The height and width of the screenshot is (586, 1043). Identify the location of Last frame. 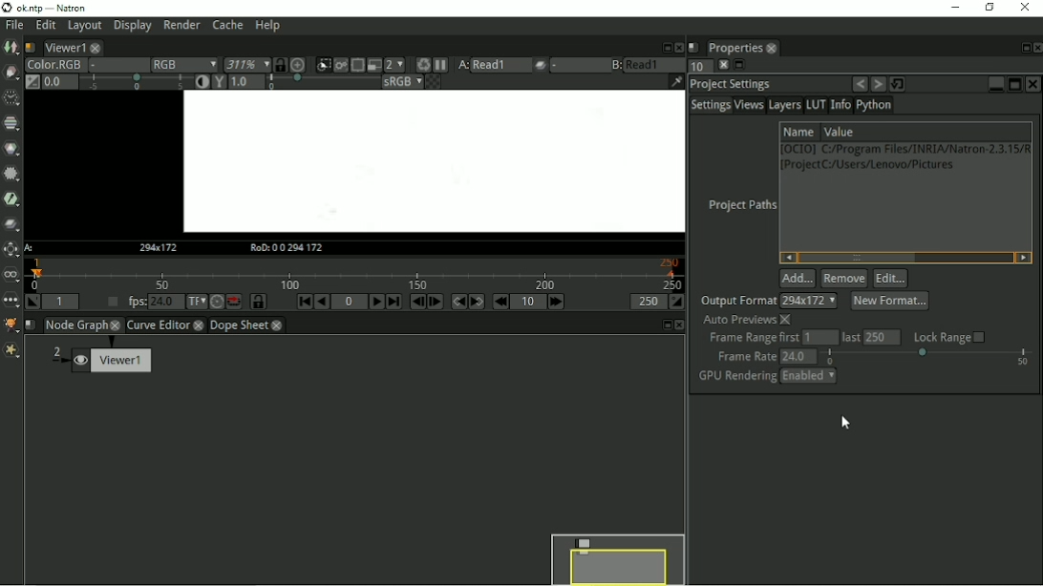
(395, 303).